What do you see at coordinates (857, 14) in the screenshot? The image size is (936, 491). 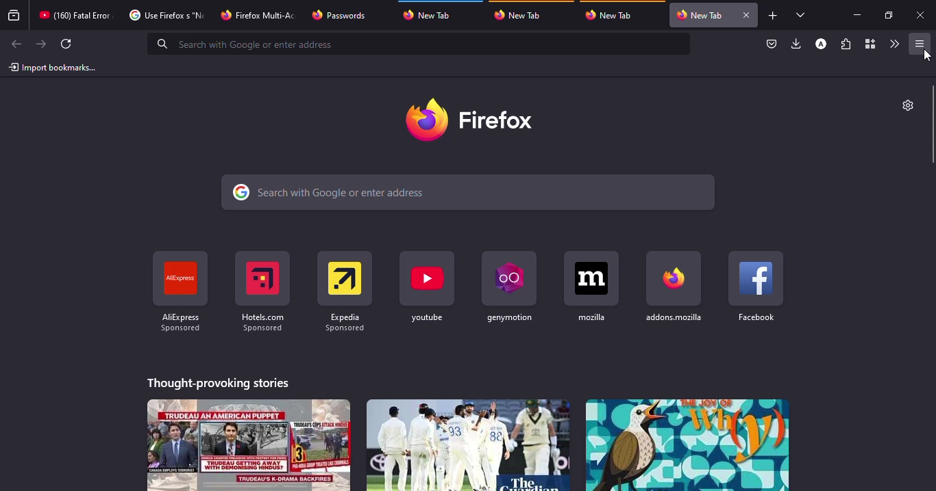 I see `minimize` at bounding box center [857, 14].